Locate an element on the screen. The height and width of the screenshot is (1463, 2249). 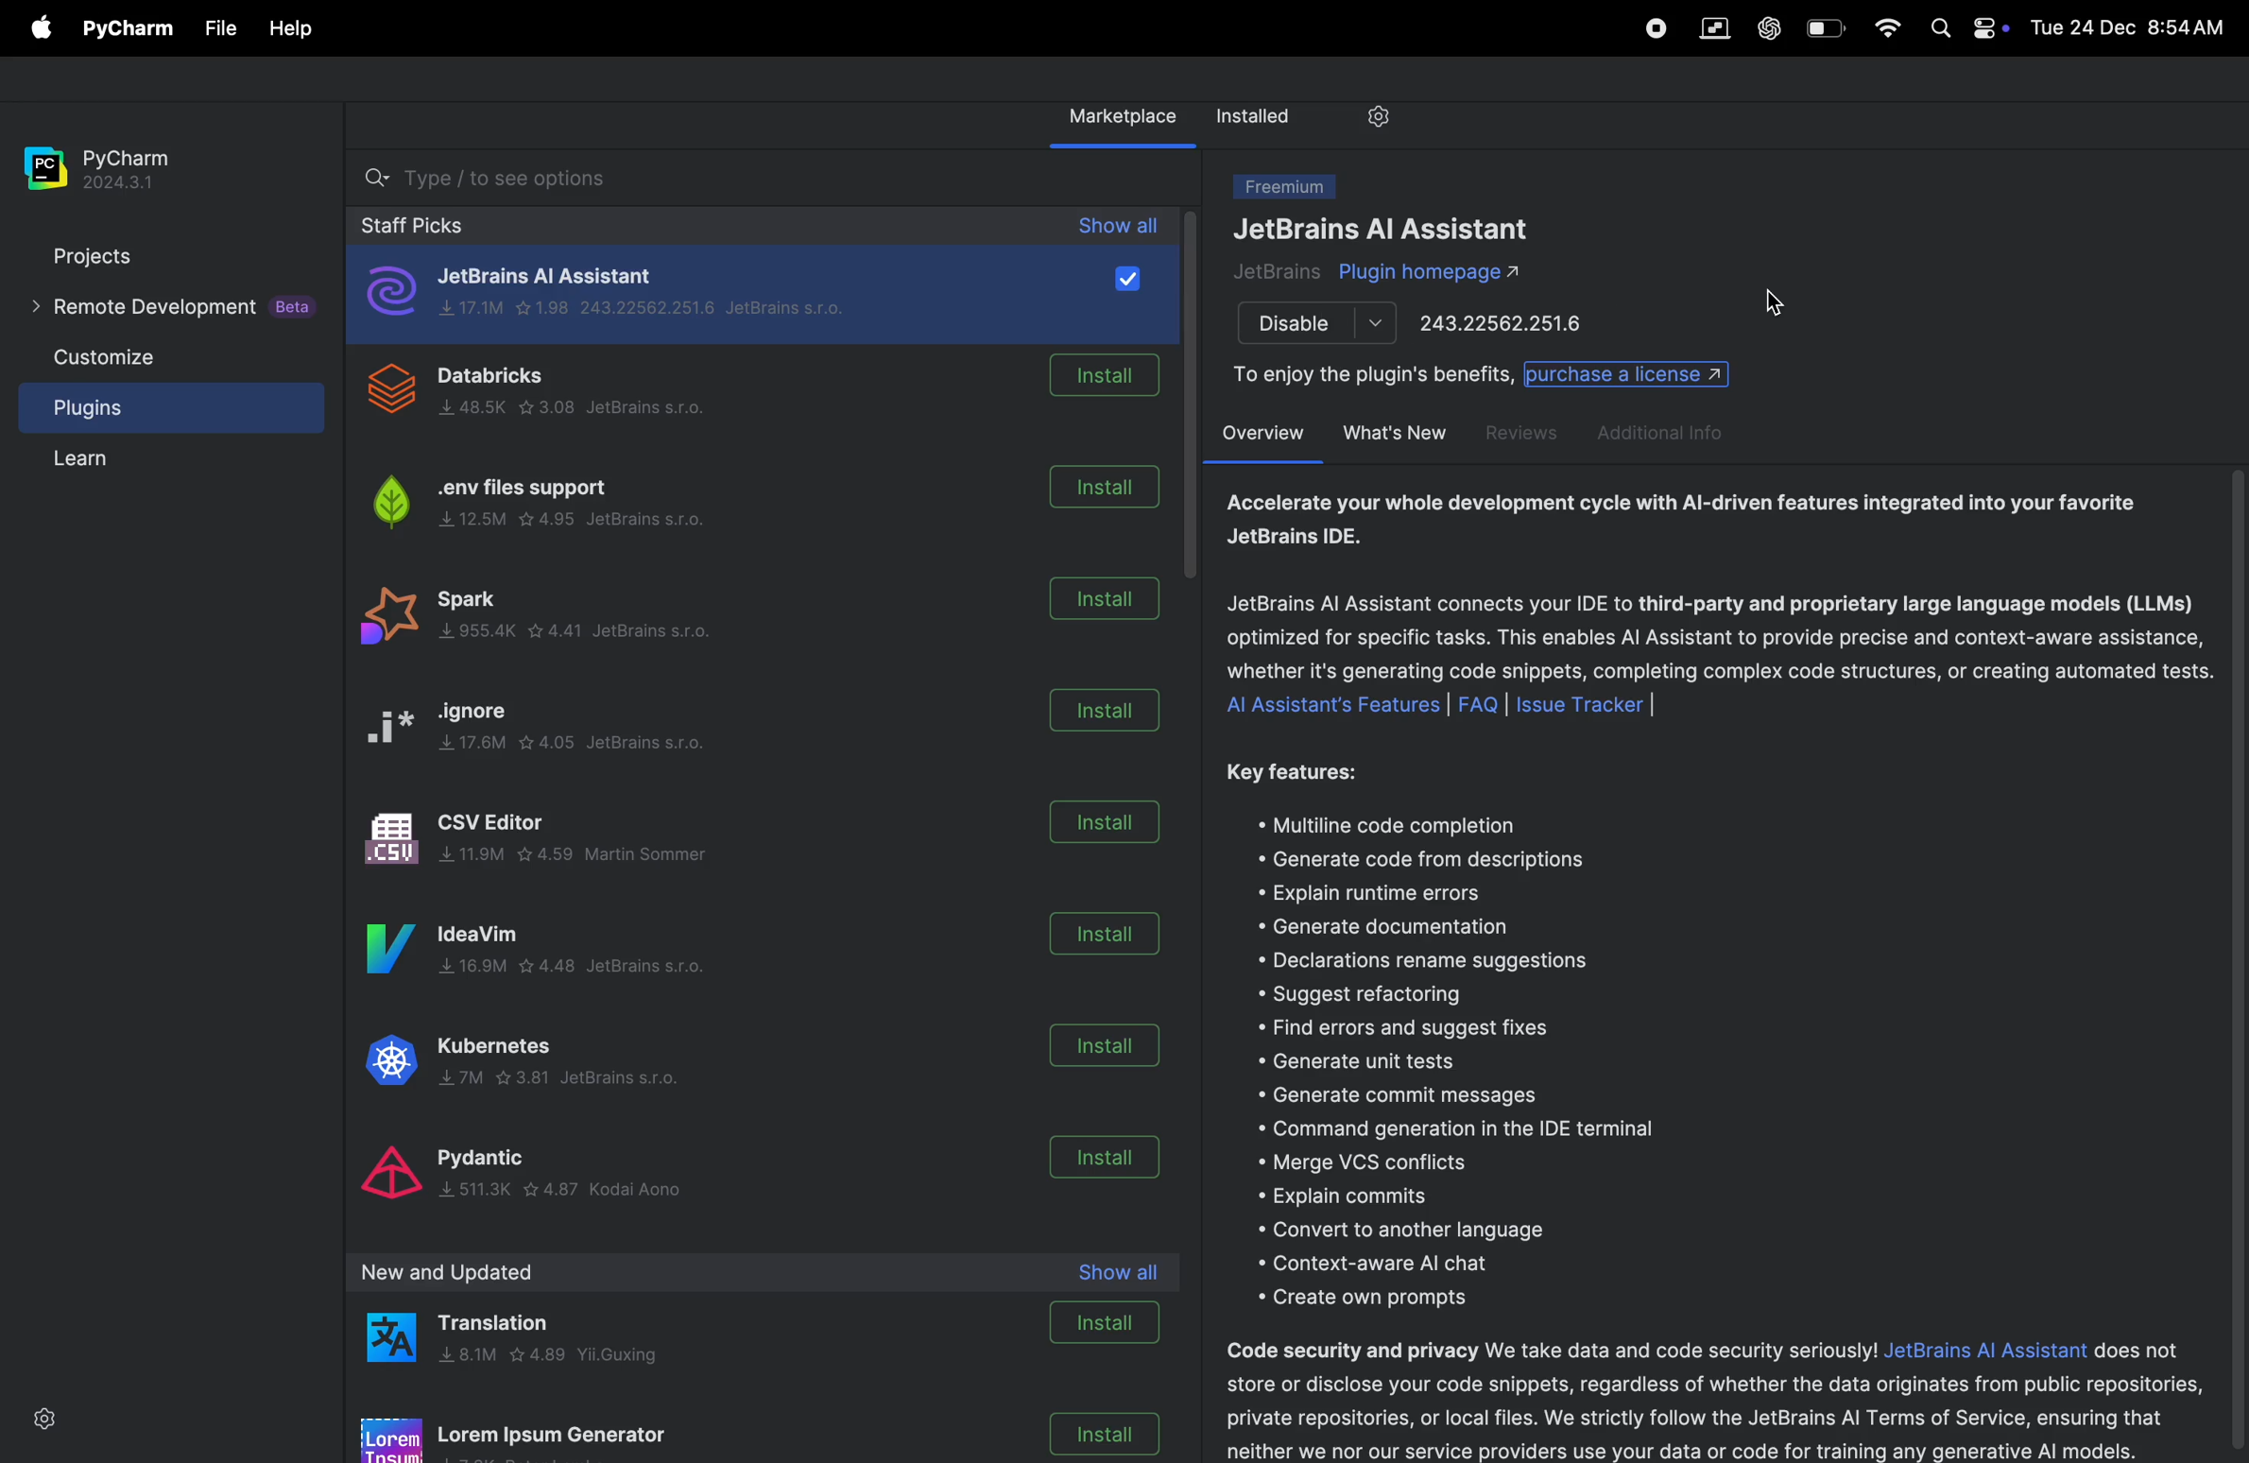
new and upload is located at coordinates (453, 1282).